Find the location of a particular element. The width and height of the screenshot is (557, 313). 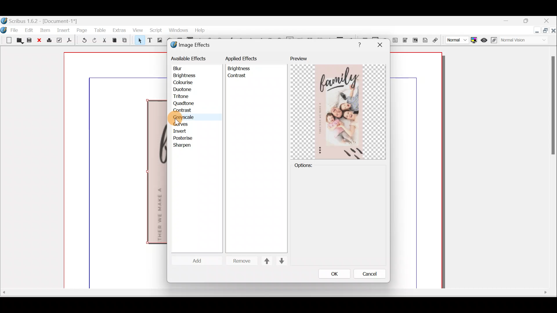

windows is located at coordinates (179, 30).